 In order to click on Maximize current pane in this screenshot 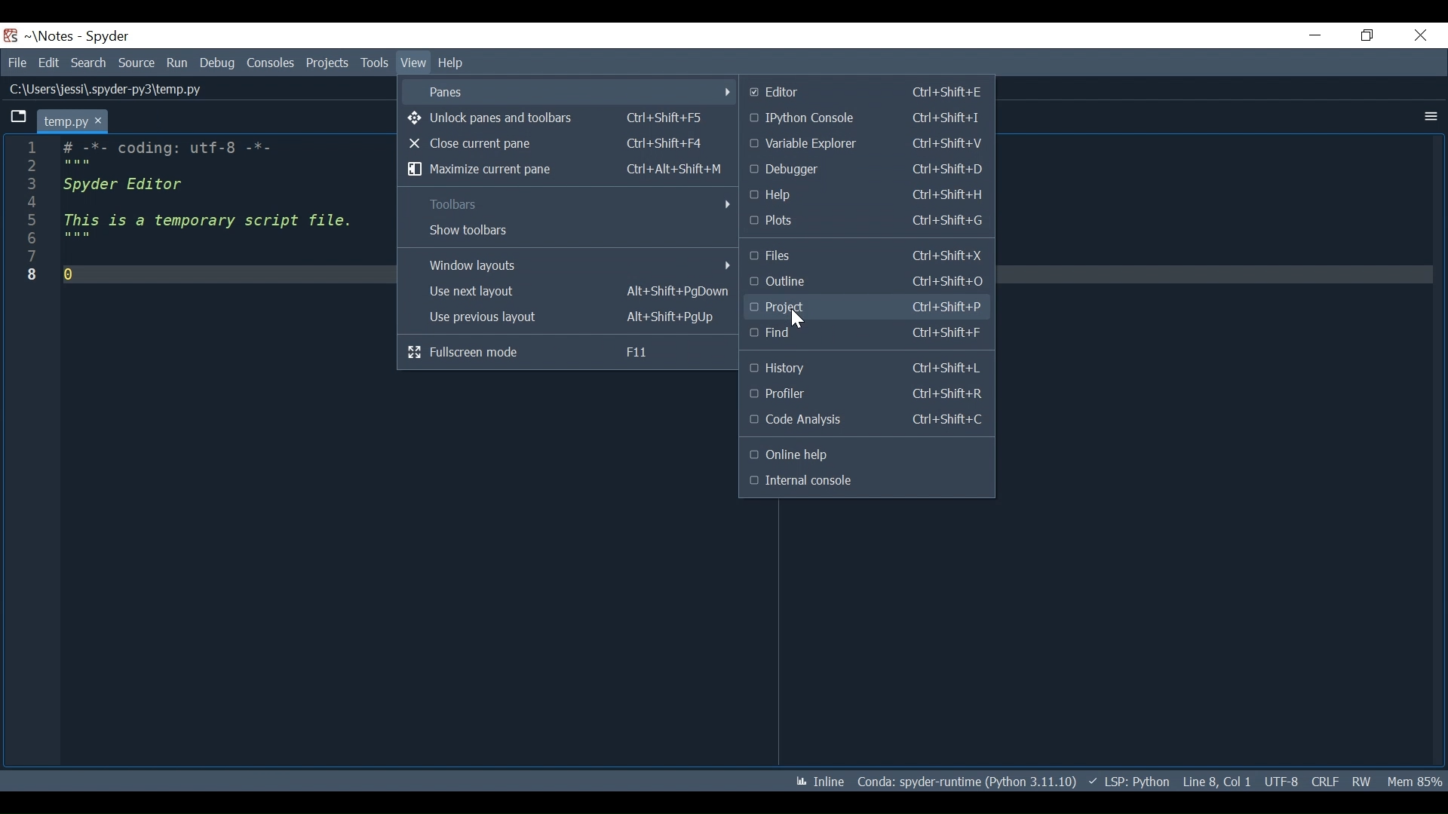, I will do `click(566, 168)`.